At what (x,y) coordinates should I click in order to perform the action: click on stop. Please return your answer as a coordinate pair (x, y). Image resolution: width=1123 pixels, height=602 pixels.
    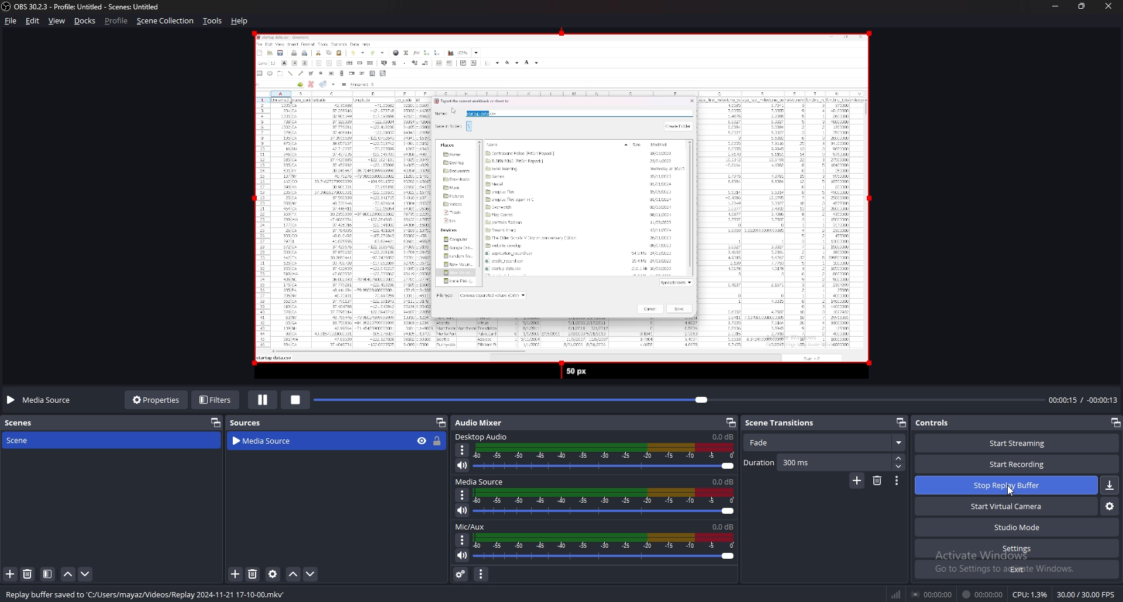
    Looking at the image, I should click on (296, 400).